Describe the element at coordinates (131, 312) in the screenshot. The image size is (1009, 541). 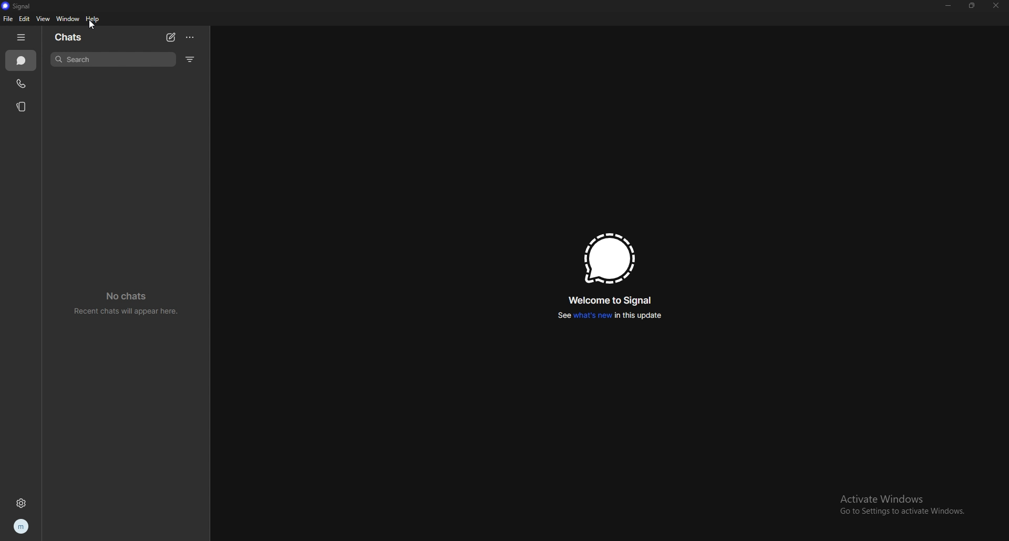
I see `Recent chats will appear here.` at that location.